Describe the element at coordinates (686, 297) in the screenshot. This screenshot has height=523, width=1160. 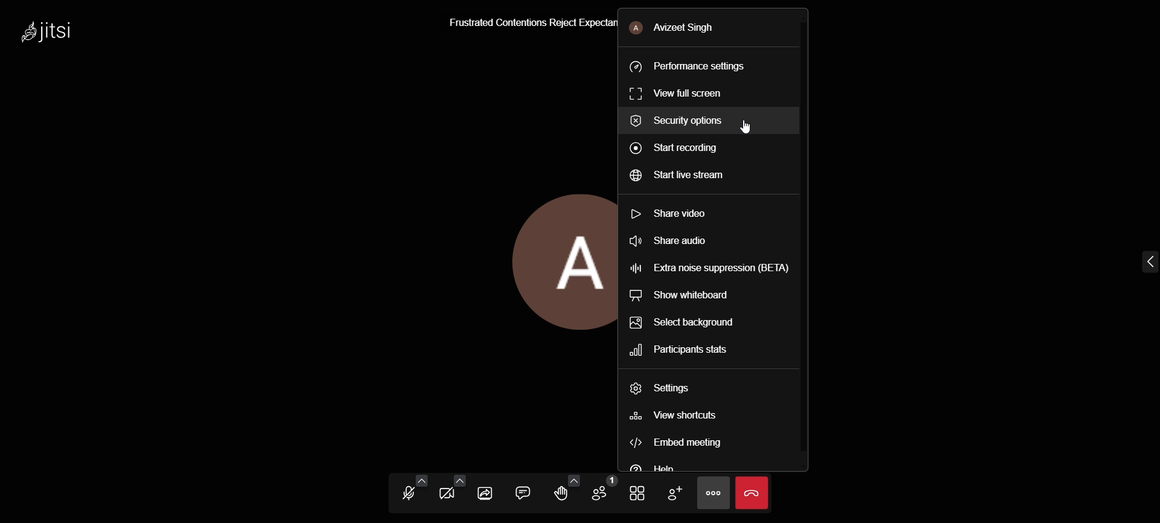
I see `show whiteboard` at that location.